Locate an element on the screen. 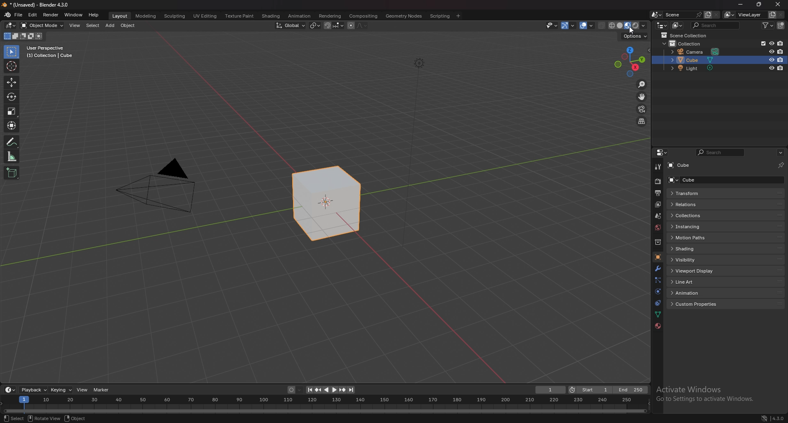 This screenshot has width=788, height=423. toggle xray is located at coordinates (602, 25).